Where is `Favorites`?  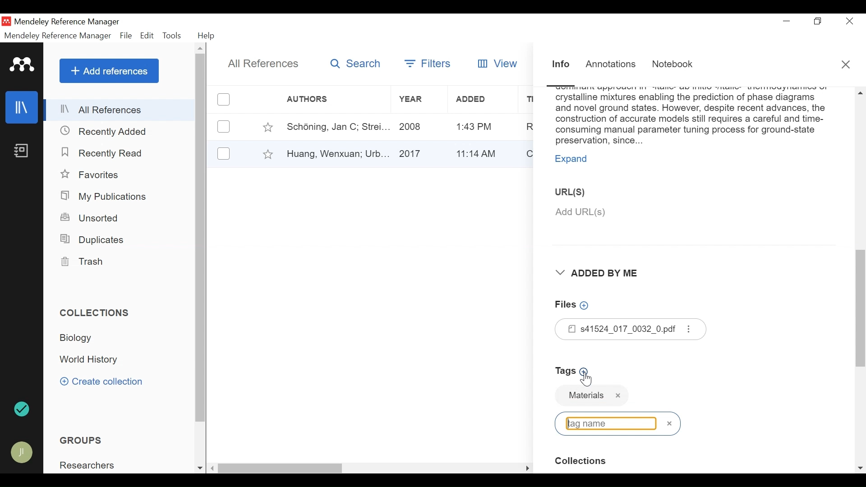
Favorites is located at coordinates (93, 175).